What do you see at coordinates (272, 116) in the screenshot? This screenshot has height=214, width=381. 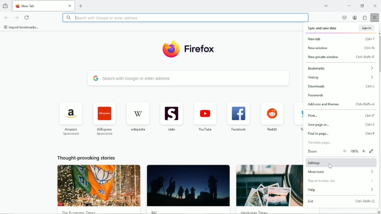 I see `reddit` at bounding box center [272, 116].